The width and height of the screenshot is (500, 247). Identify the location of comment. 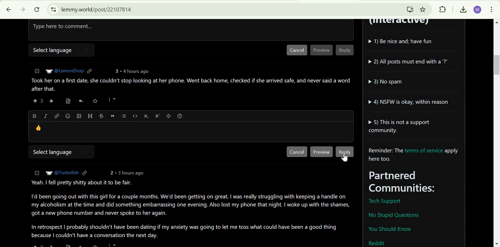
(190, 84).